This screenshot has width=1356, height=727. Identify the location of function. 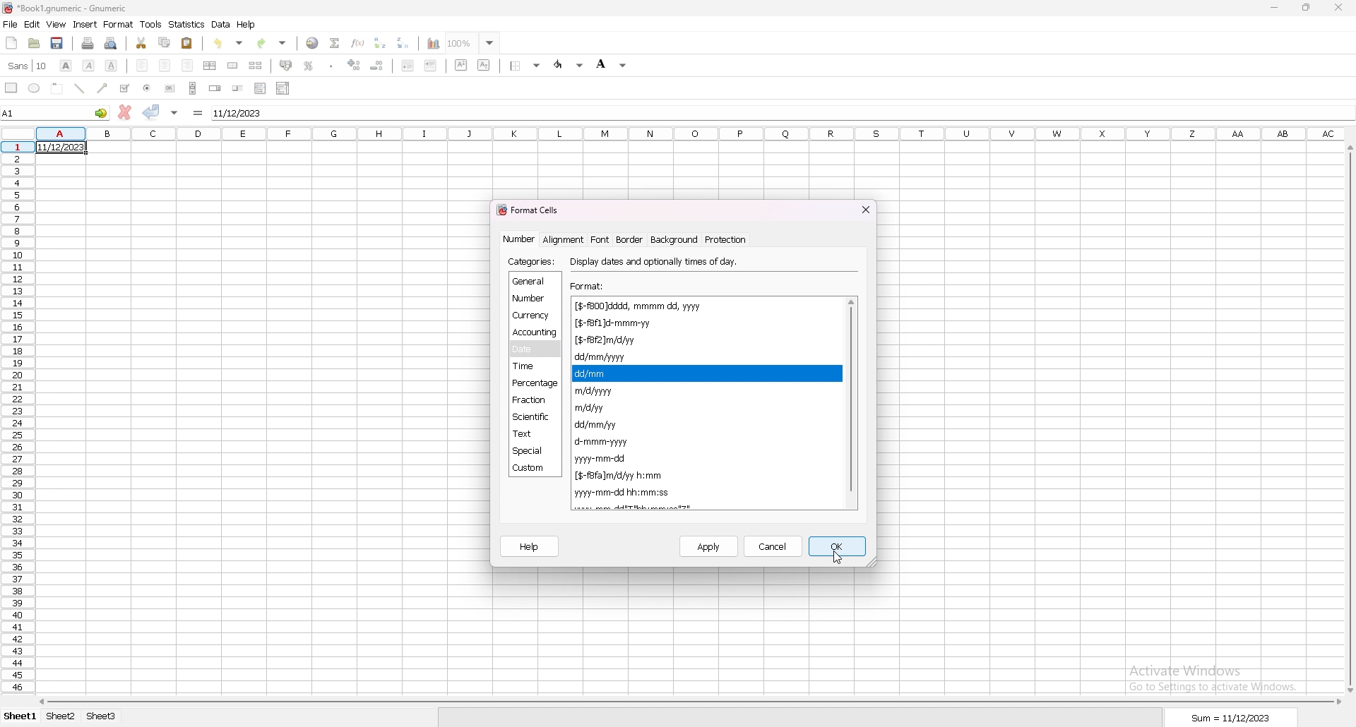
(358, 43).